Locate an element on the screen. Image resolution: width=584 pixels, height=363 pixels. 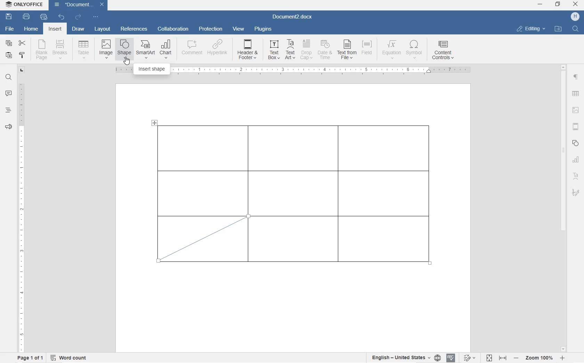
TEXT FROM FILE is located at coordinates (348, 50).